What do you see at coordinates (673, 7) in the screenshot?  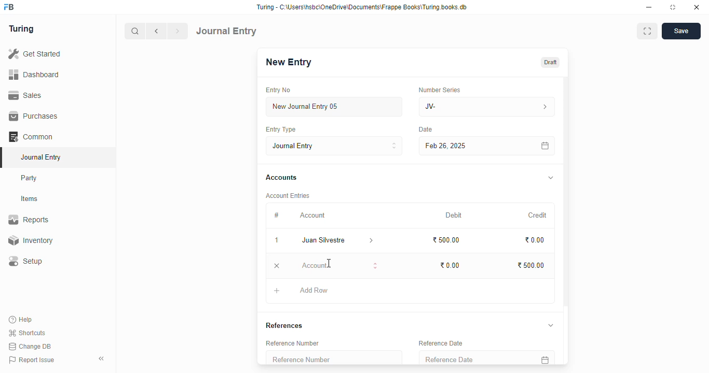 I see `toggle maximize` at bounding box center [673, 7].